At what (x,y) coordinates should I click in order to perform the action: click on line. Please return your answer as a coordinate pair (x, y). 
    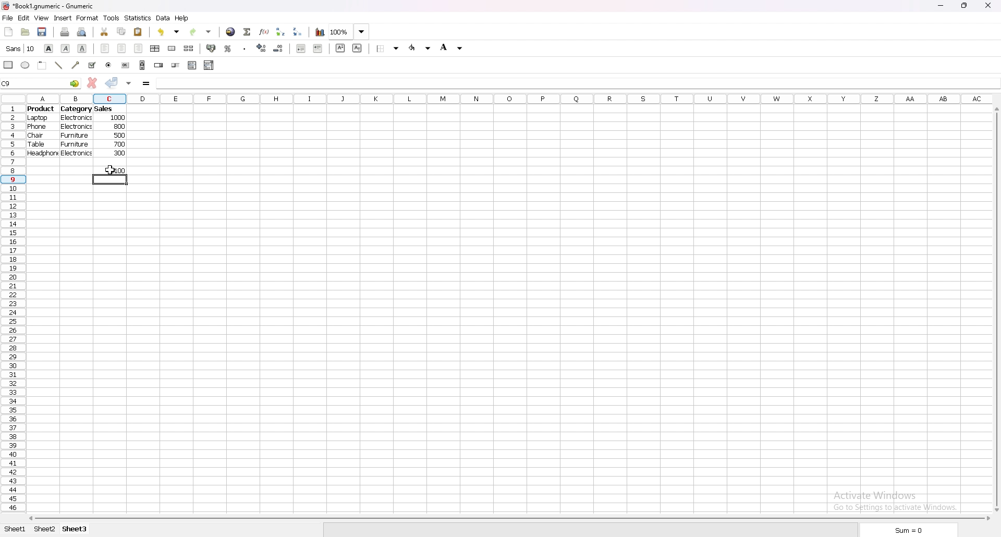
    Looking at the image, I should click on (59, 66).